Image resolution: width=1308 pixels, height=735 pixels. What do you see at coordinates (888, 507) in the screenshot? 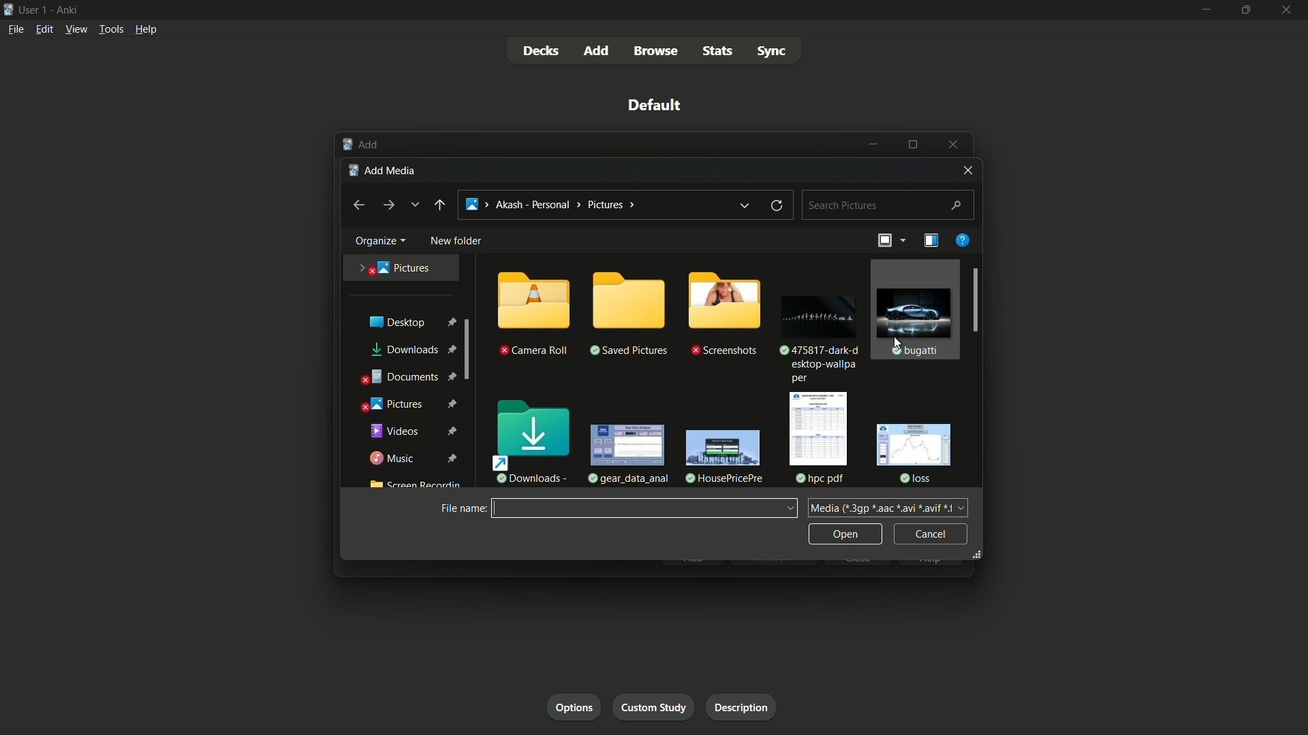
I see `Media (*3gp *.aac *avi *.avif 1 +` at bounding box center [888, 507].